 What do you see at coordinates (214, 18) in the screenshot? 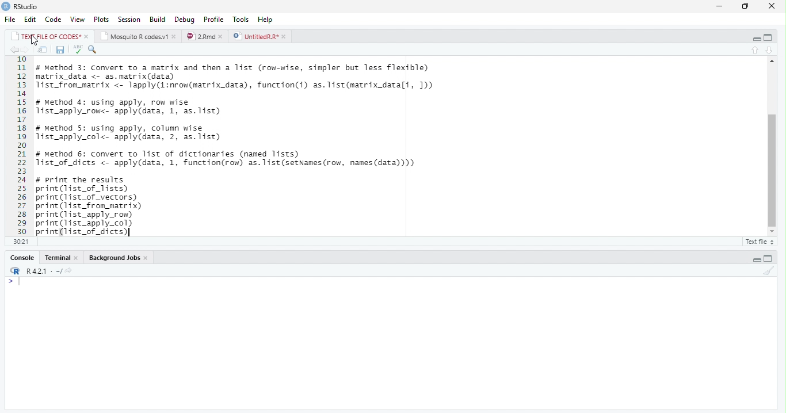
I see `Profile` at bounding box center [214, 18].